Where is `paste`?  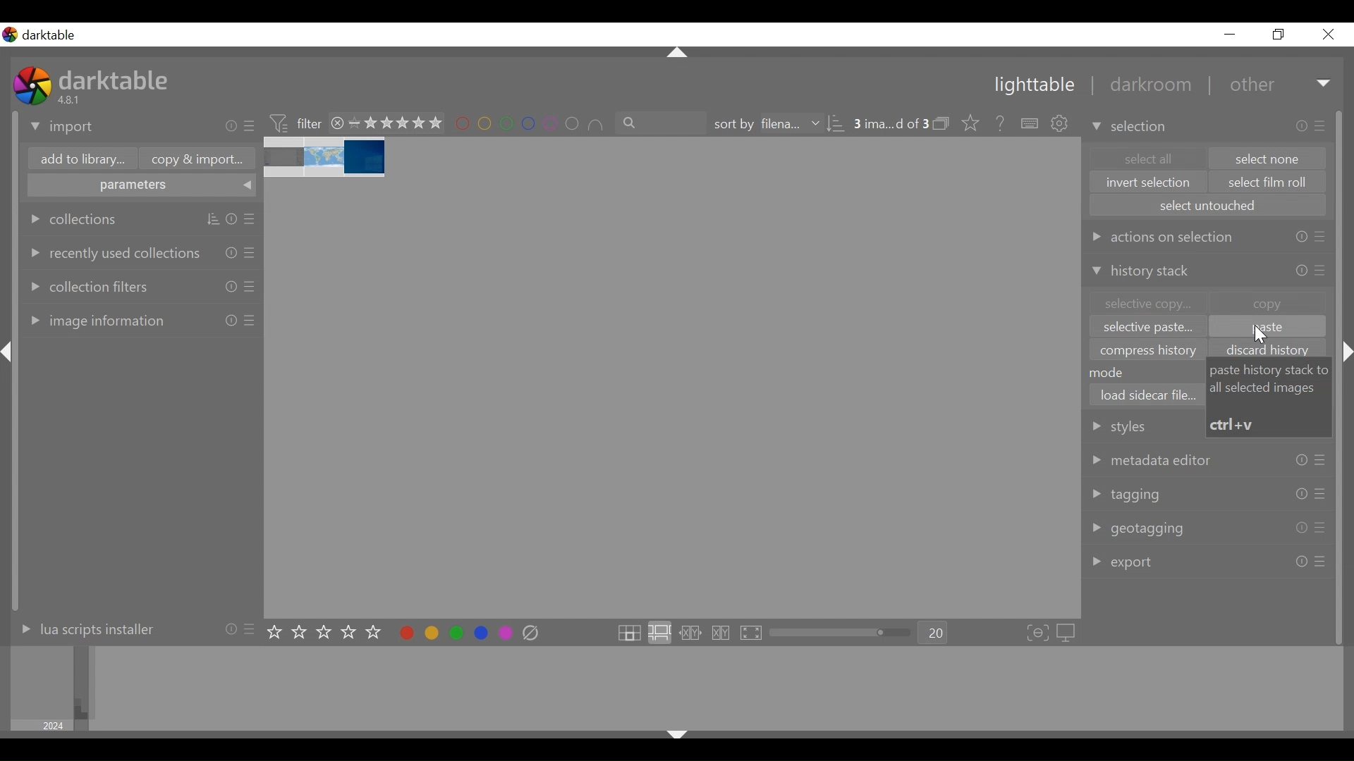
paste is located at coordinates (1267, 328).